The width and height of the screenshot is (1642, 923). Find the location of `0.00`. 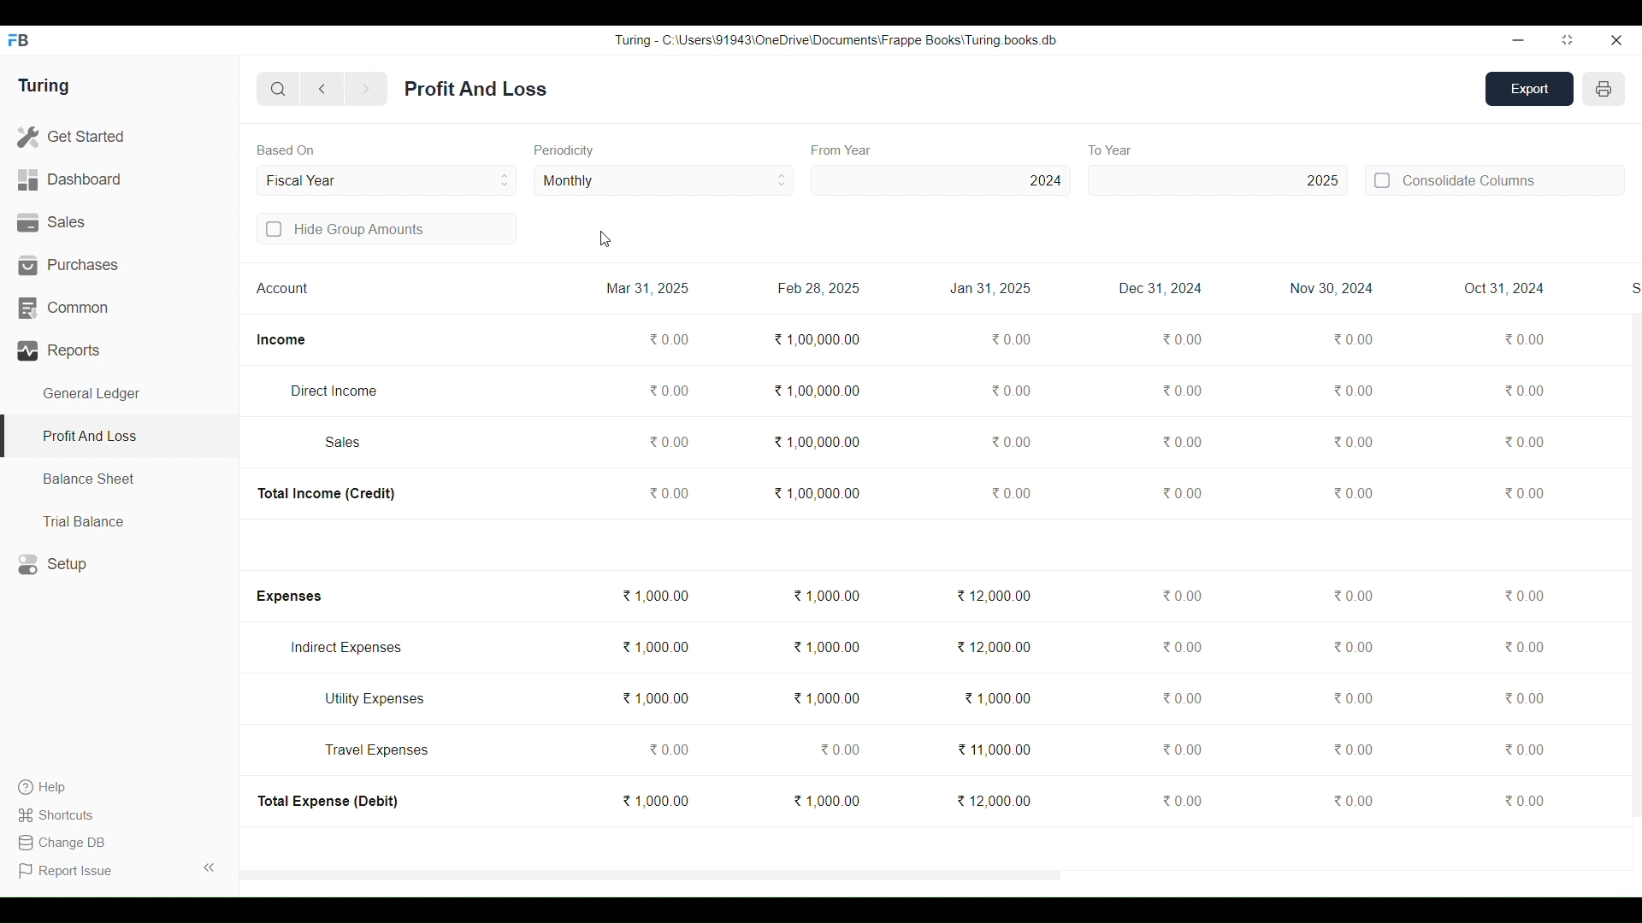

0.00 is located at coordinates (1183, 339).